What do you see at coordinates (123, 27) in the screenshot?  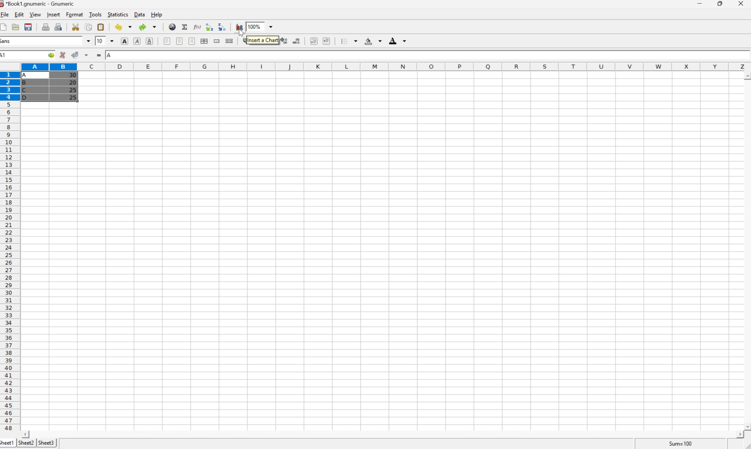 I see `Undo` at bounding box center [123, 27].